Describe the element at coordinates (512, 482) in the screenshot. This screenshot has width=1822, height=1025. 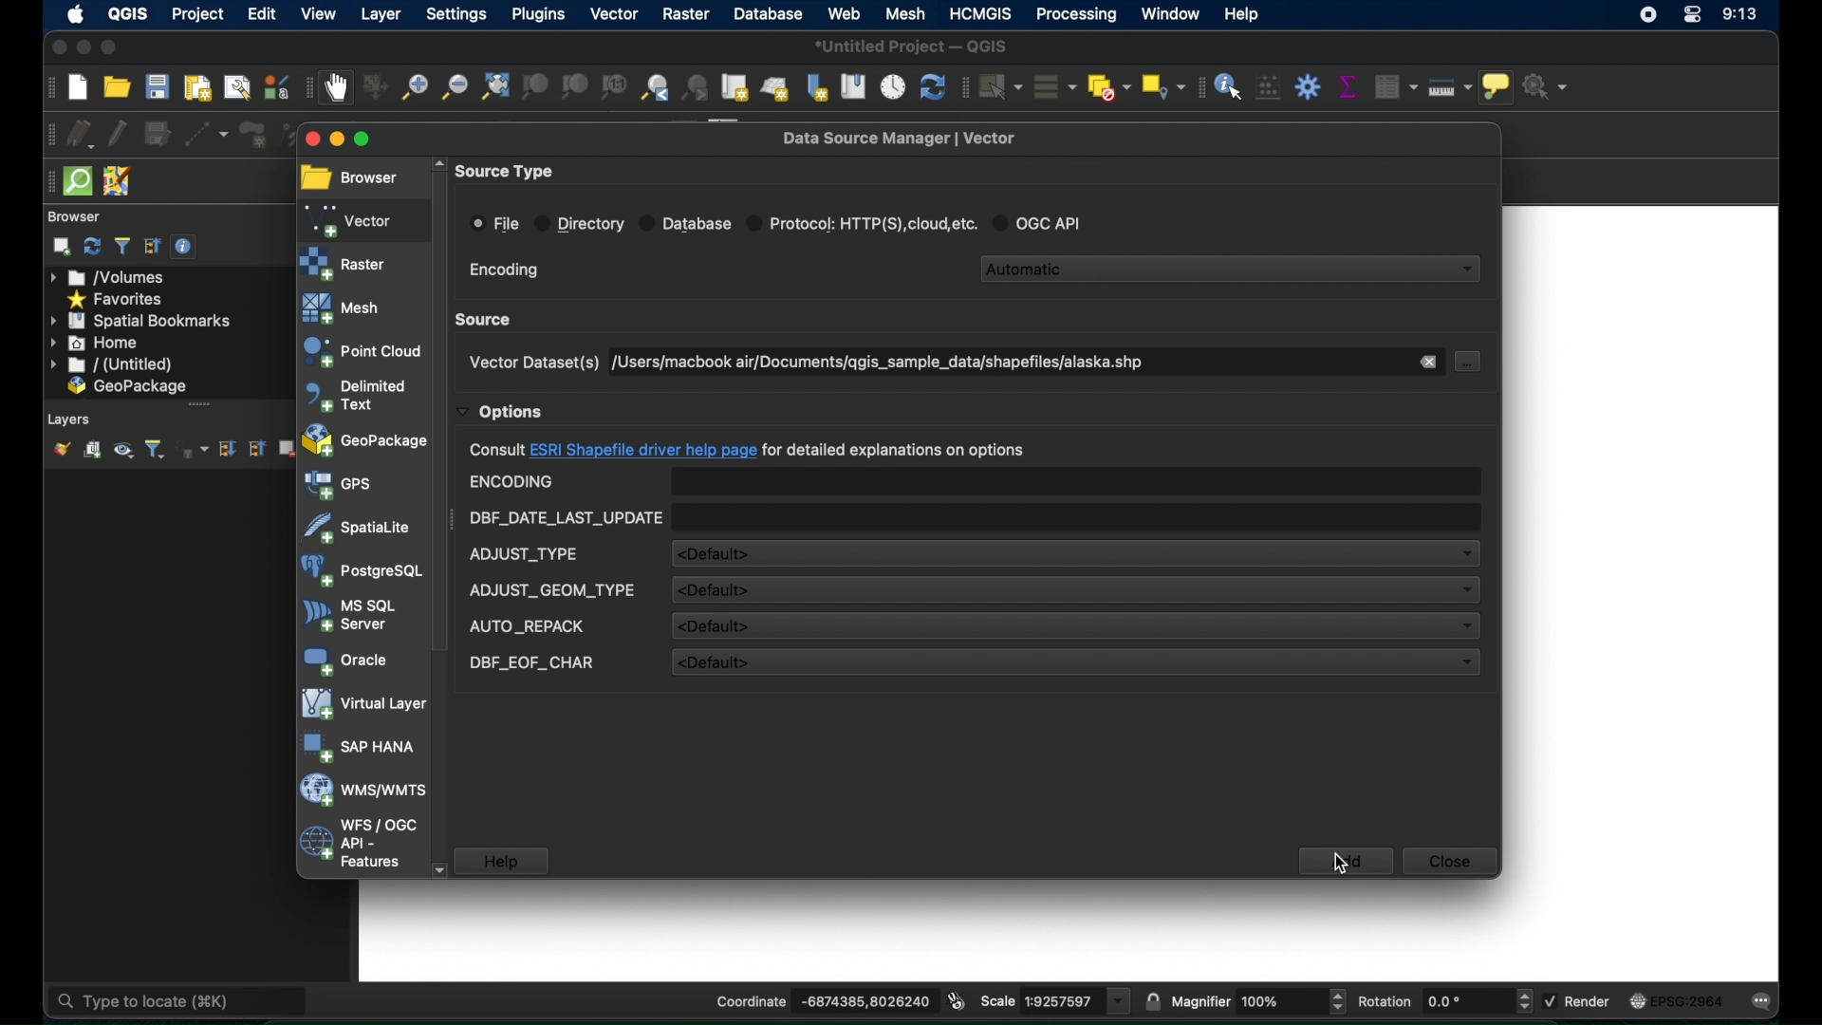
I see `encoding` at that location.